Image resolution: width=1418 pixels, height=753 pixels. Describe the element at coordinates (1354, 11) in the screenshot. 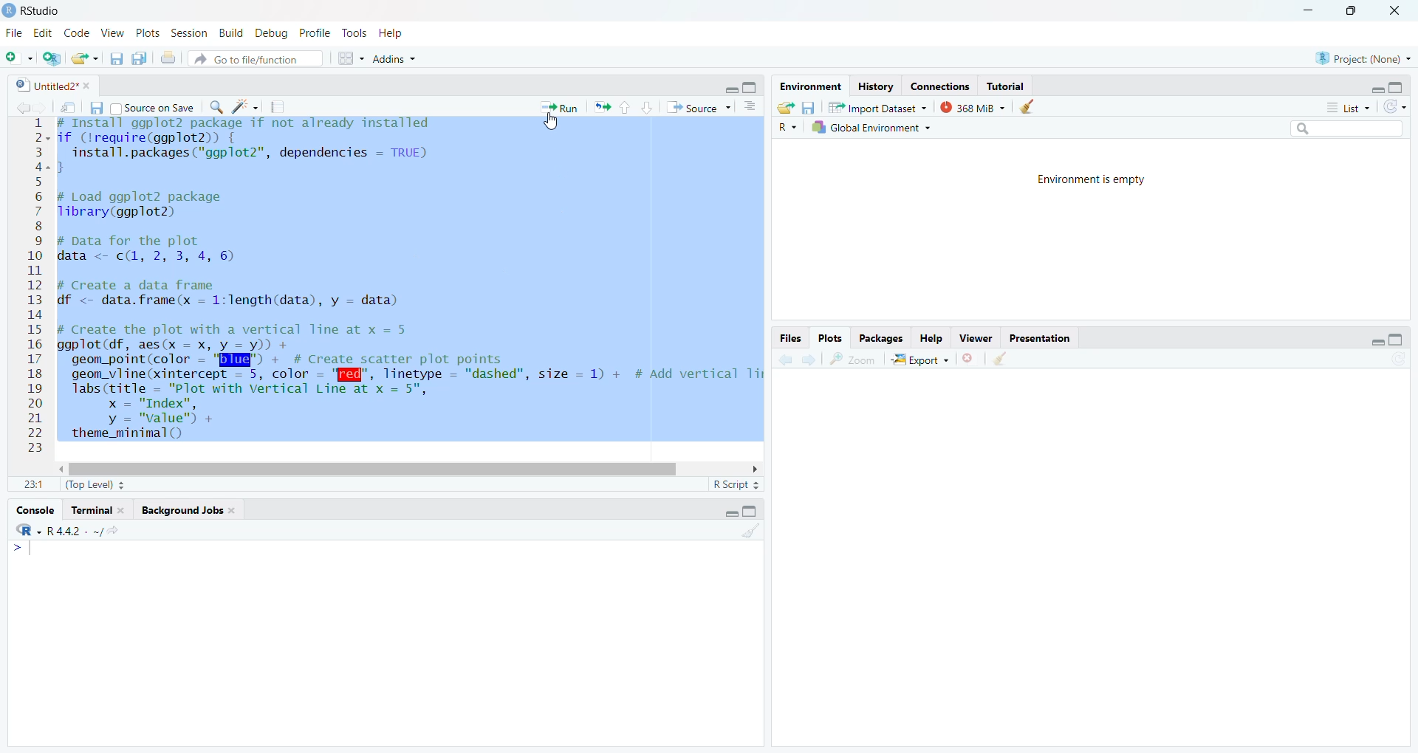

I see `maximise` at that location.